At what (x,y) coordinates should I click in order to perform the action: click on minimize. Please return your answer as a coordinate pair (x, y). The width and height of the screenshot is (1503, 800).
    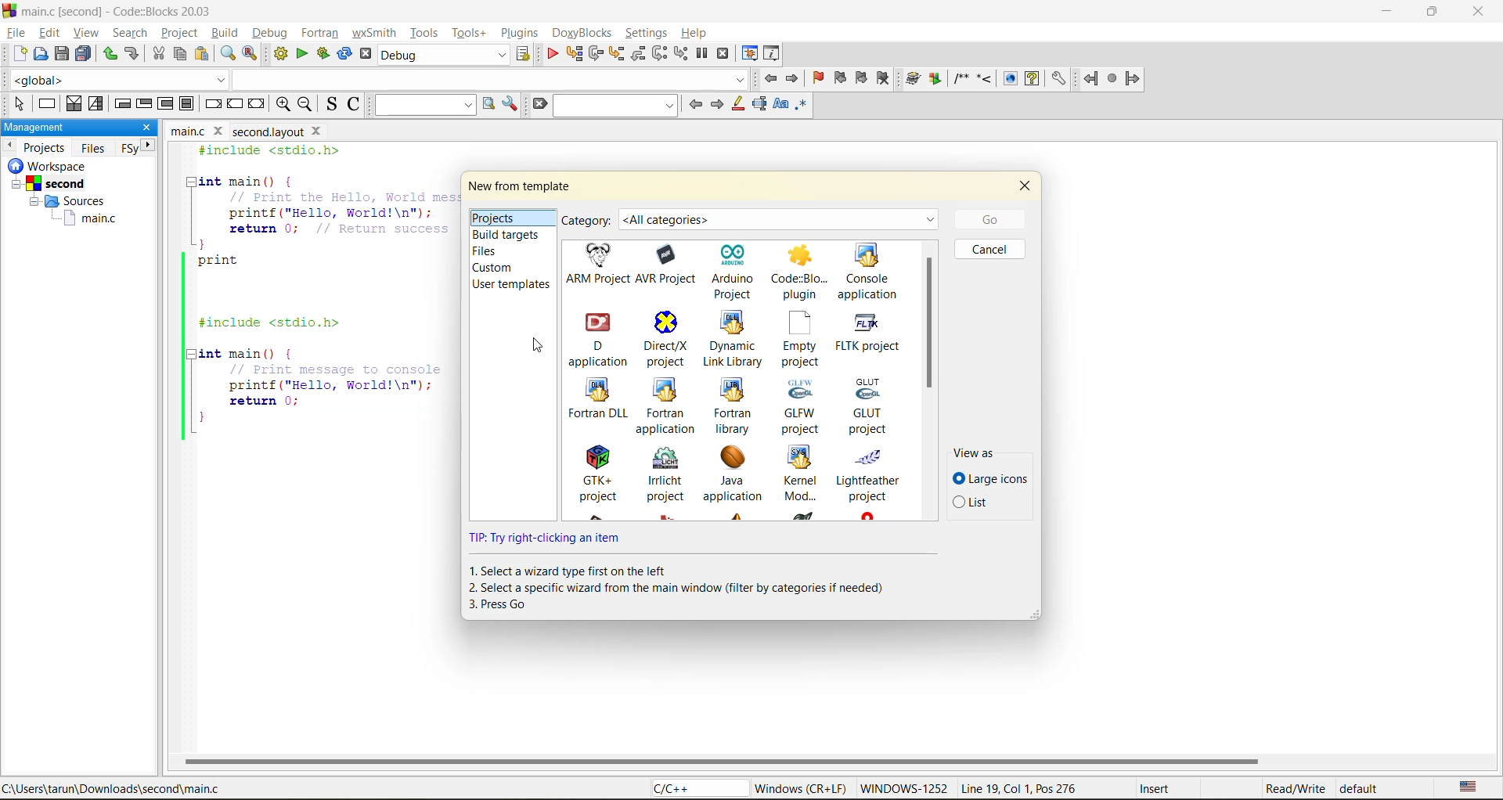
    Looking at the image, I should click on (1386, 12).